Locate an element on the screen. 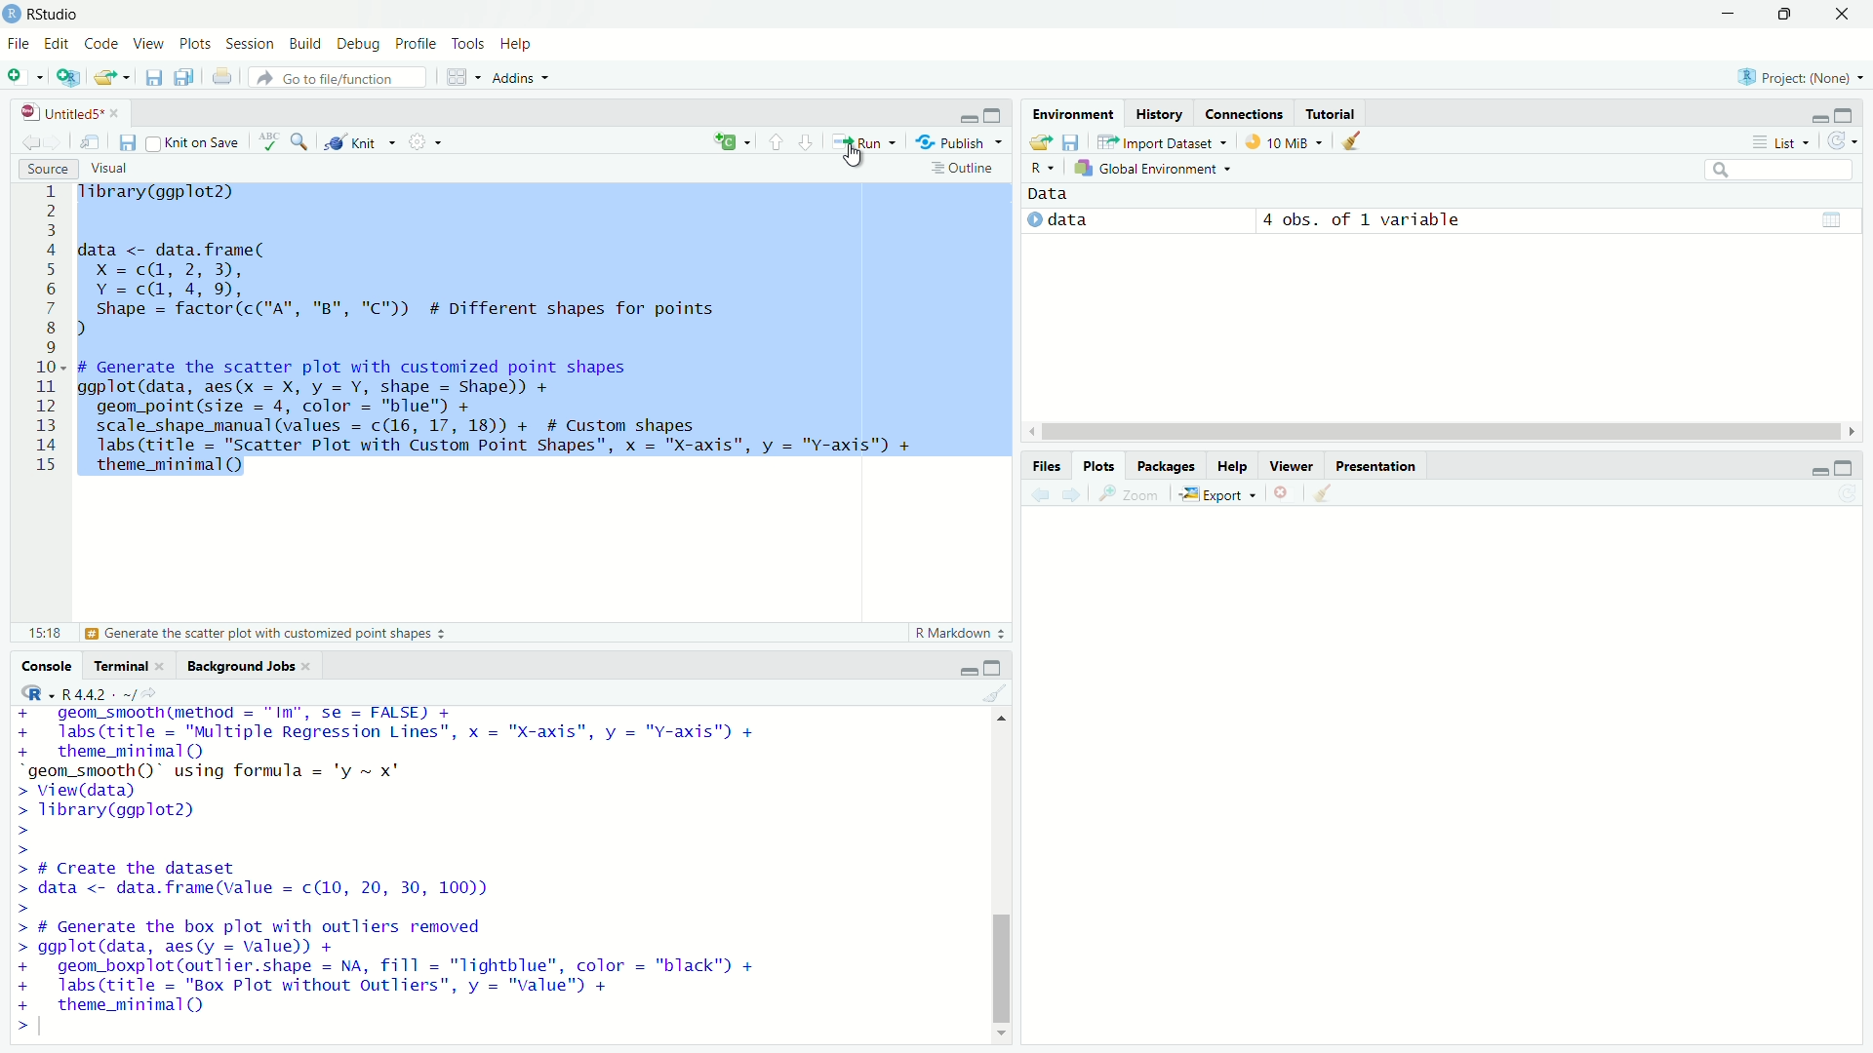 The width and height of the screenshot is (1873, 1053). minimize is located at coordinates (1815, 117).